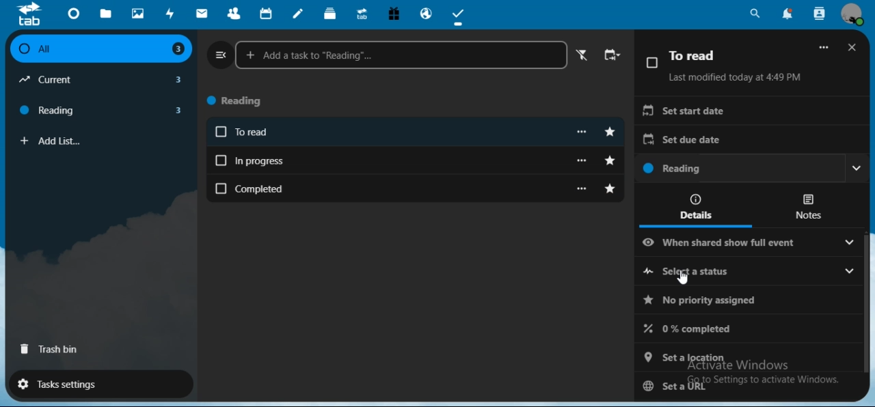 This screenshot has width=875, height=407. Describe the element at coordinates (748, 328) in the screenshot. I see `0 % completed` at that location.